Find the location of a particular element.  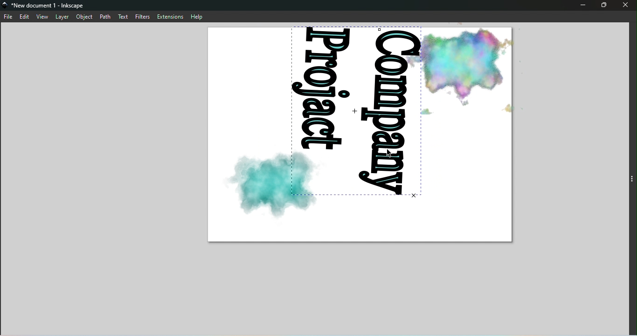

Path is located at coordinates (105, 16).